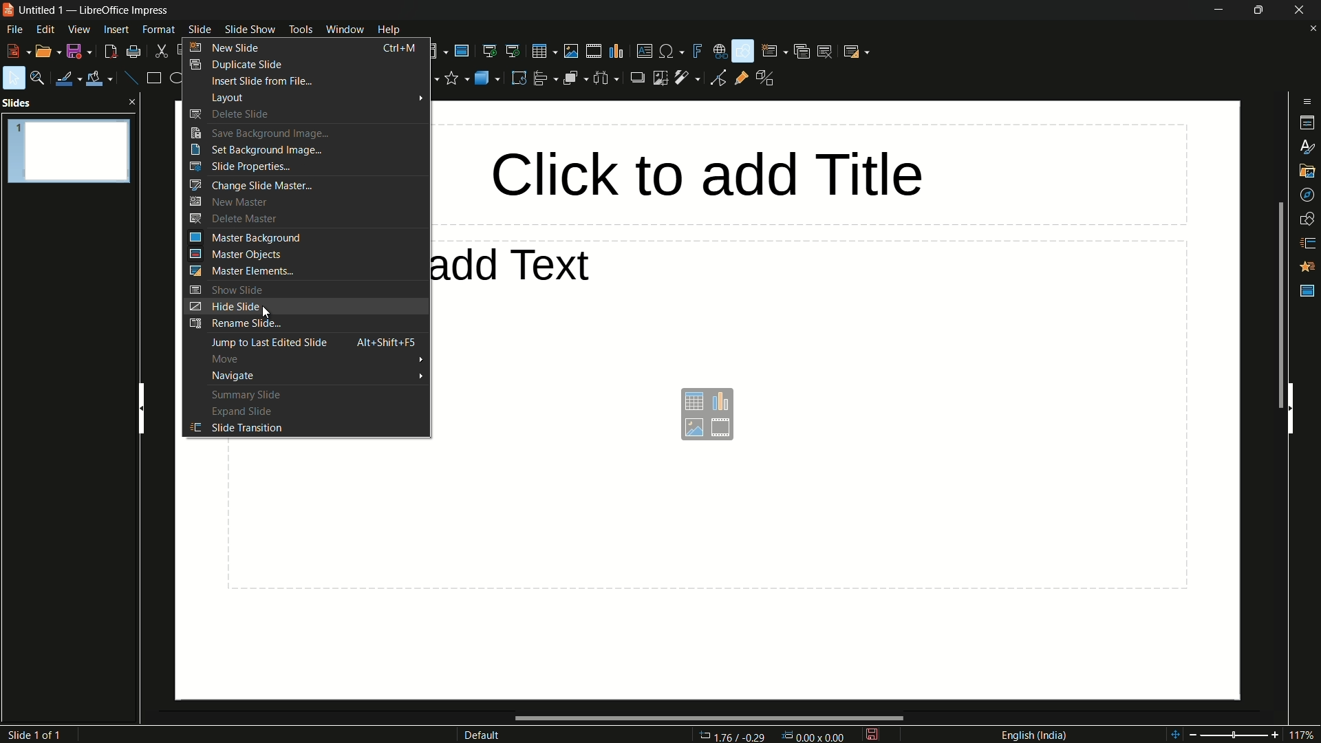 The image size is (1321, 743). Describe the element at coordinates (224, 307) in the screenshot. I see `hide slide` at that location.